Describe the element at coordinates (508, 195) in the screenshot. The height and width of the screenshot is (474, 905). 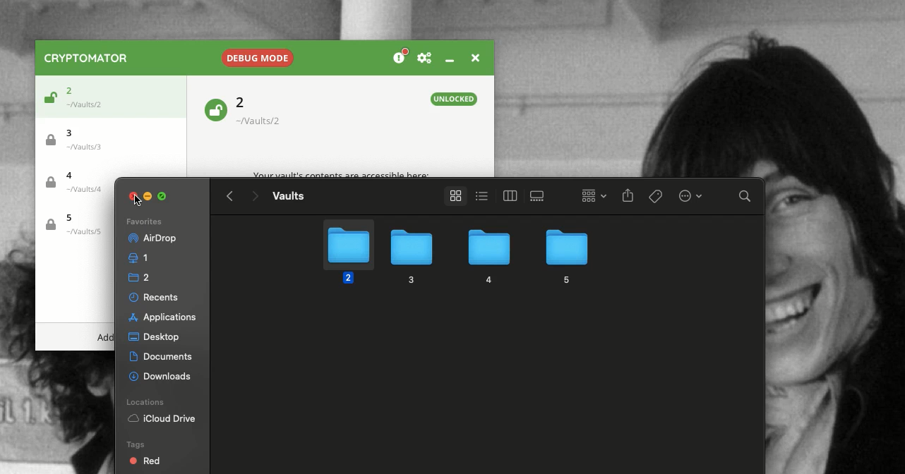
I see `View 2` at that location.